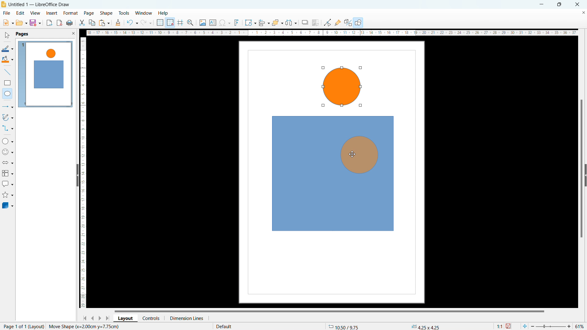 Image resolution: width=587 pixels, height=330 pixels. I want to click on go to previous page, so click(93, 317).